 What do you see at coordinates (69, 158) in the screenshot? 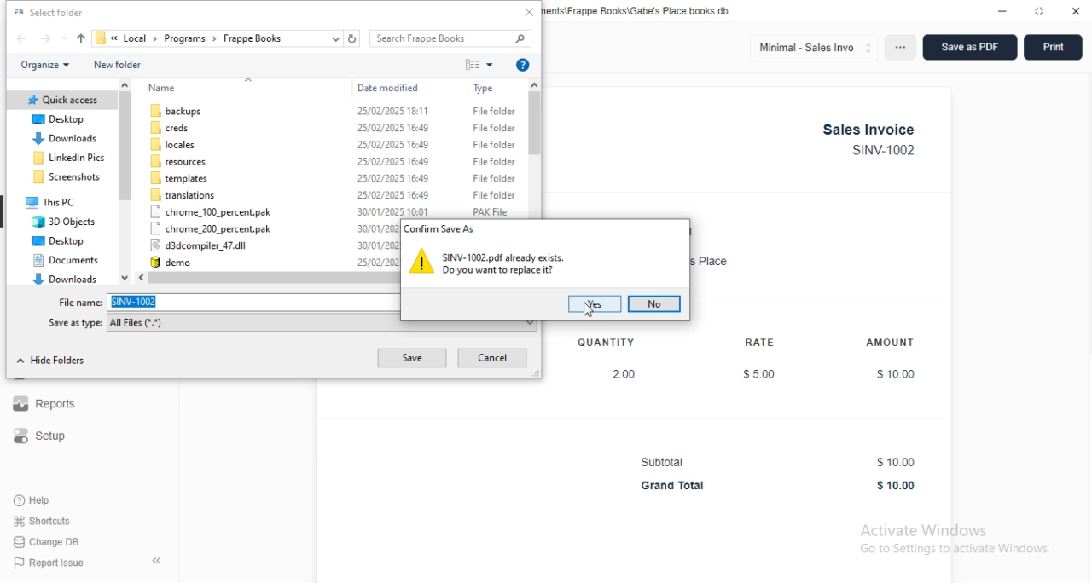
I see `linkedIn pics` at bounding box center [69, 158].